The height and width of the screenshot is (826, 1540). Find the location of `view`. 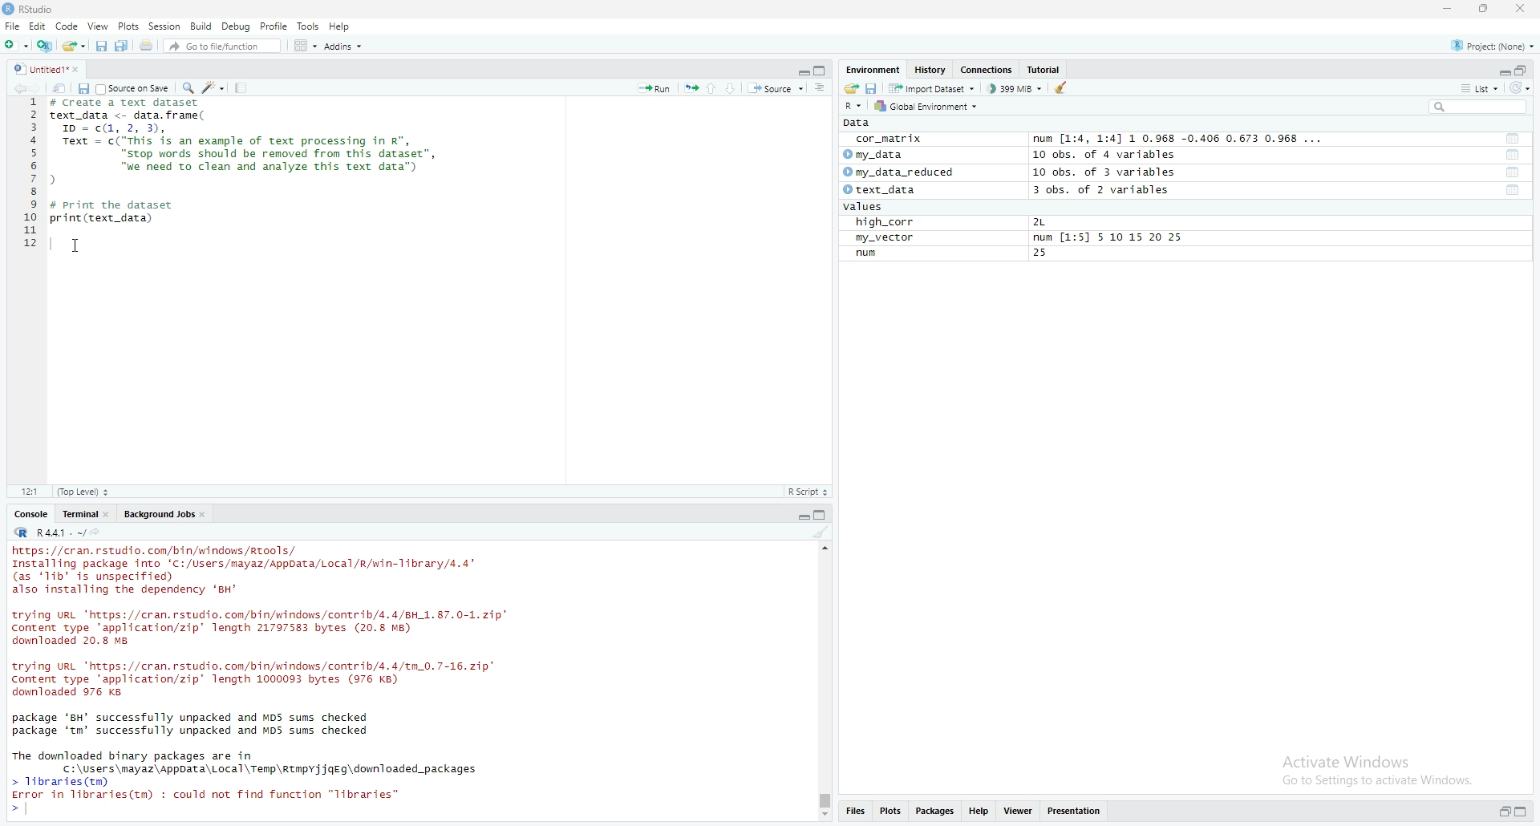

view is located at coordinates (99, 26).